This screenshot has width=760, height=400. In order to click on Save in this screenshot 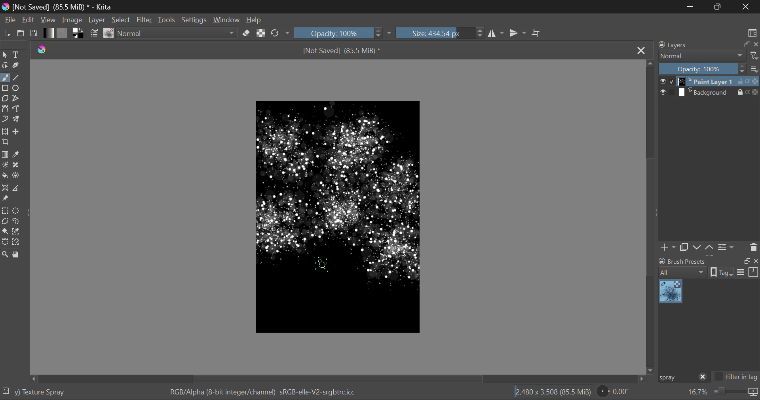, I will do `click(33, 32)`.